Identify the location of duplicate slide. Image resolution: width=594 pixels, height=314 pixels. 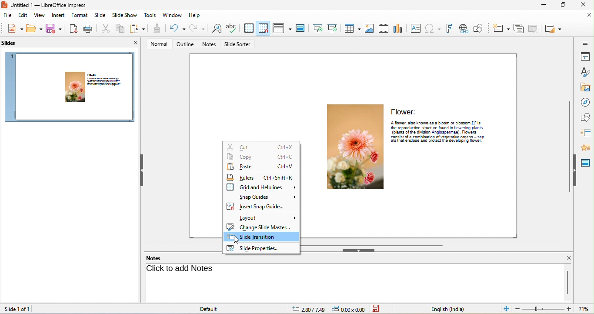
(518, 28).